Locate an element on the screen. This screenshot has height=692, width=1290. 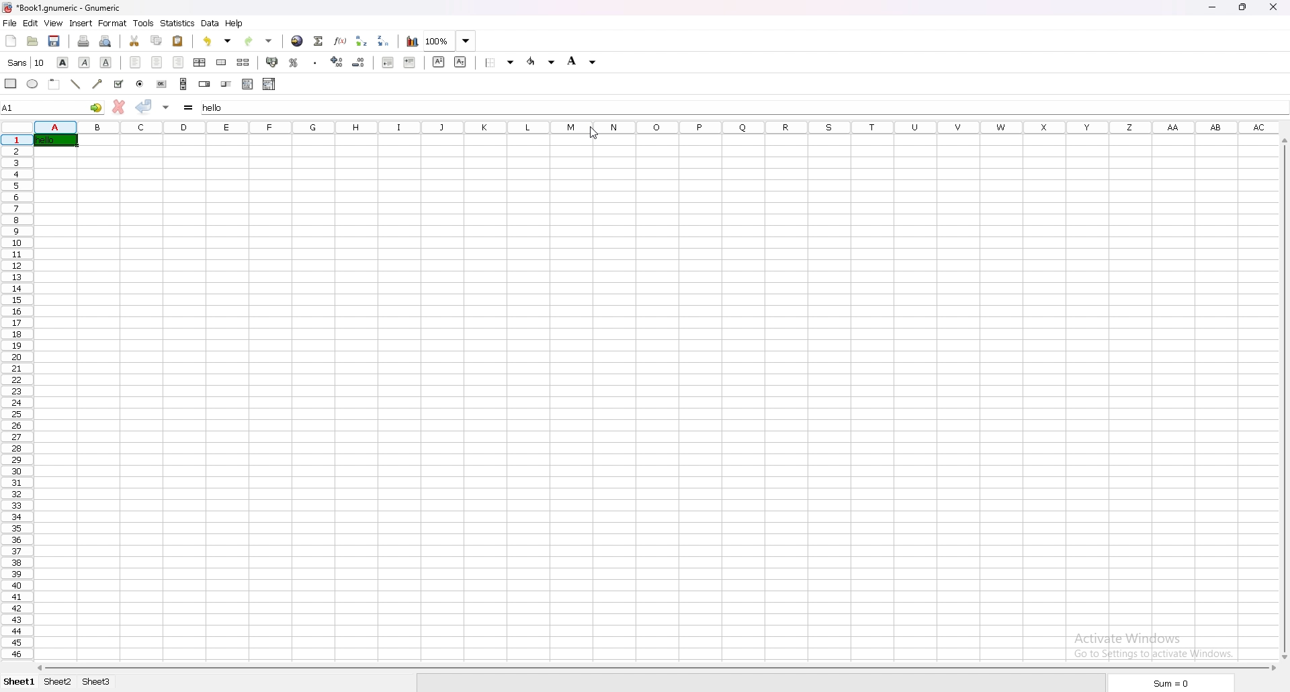
save is located at coordinates (54, 41).